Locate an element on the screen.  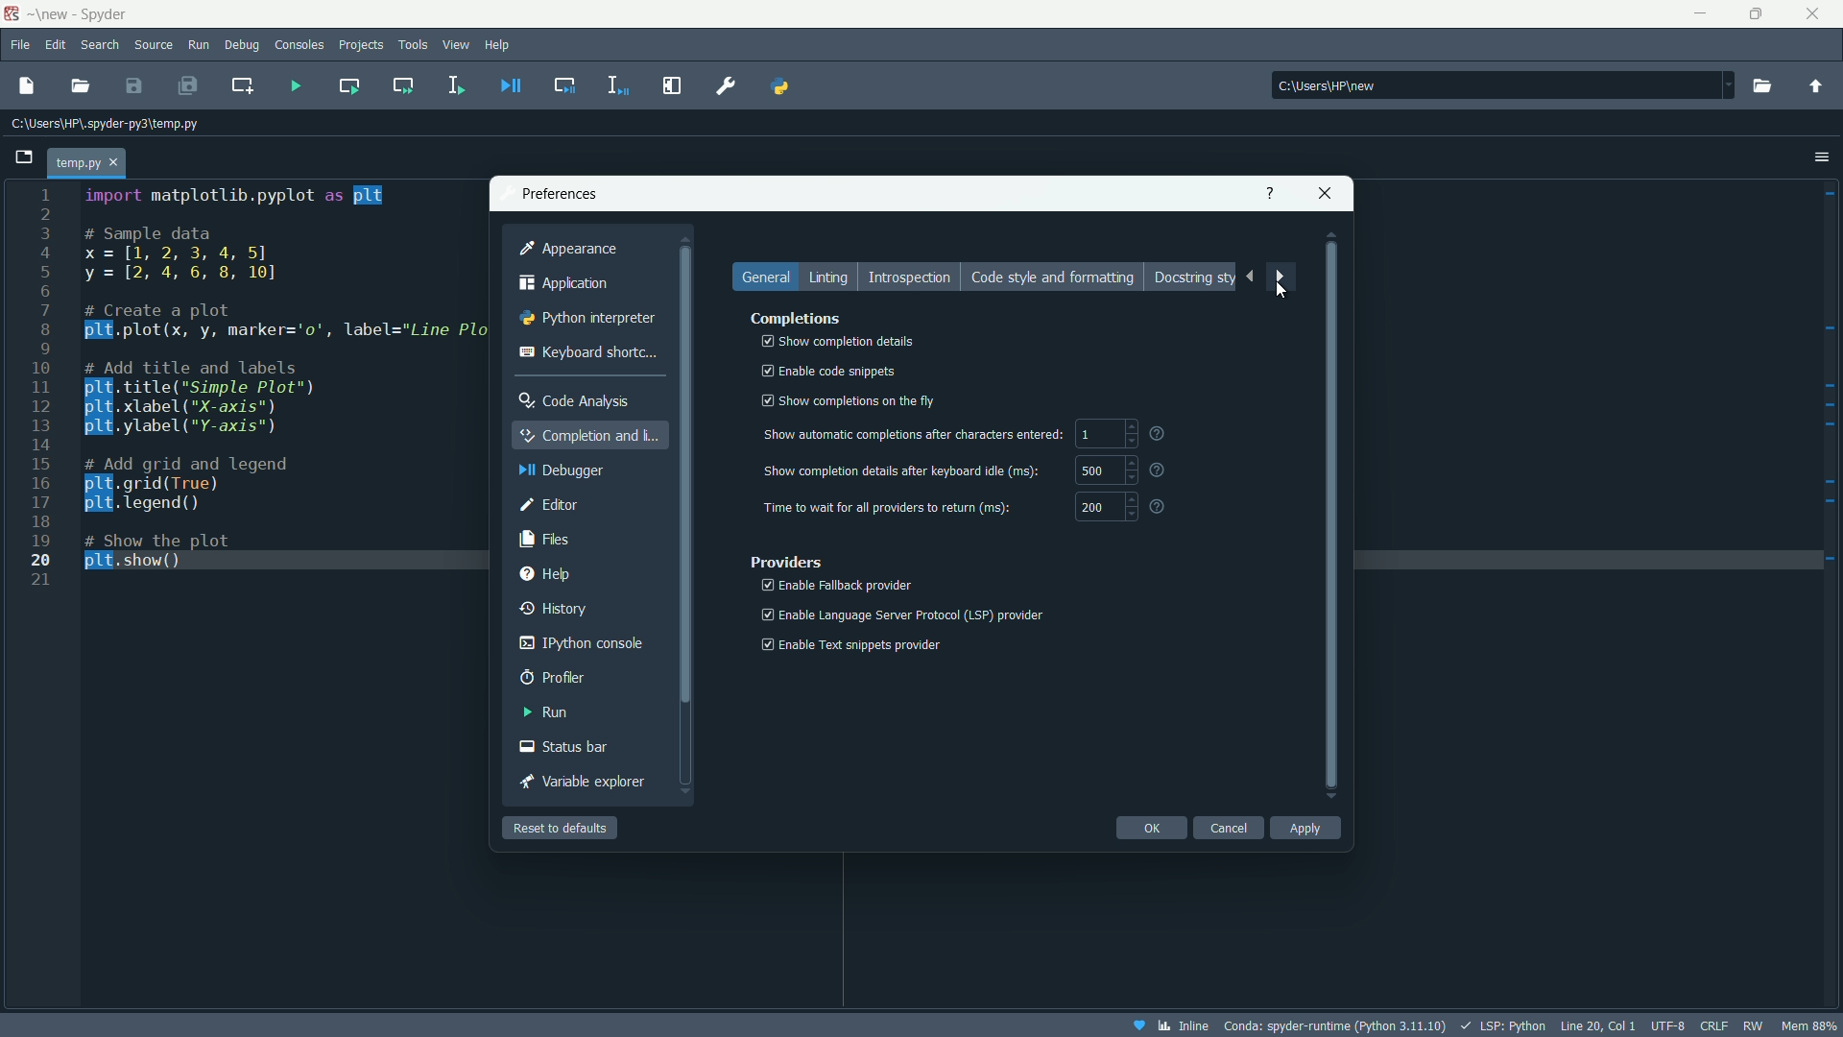
code style and formatting is located at coordinates (1053, 277).